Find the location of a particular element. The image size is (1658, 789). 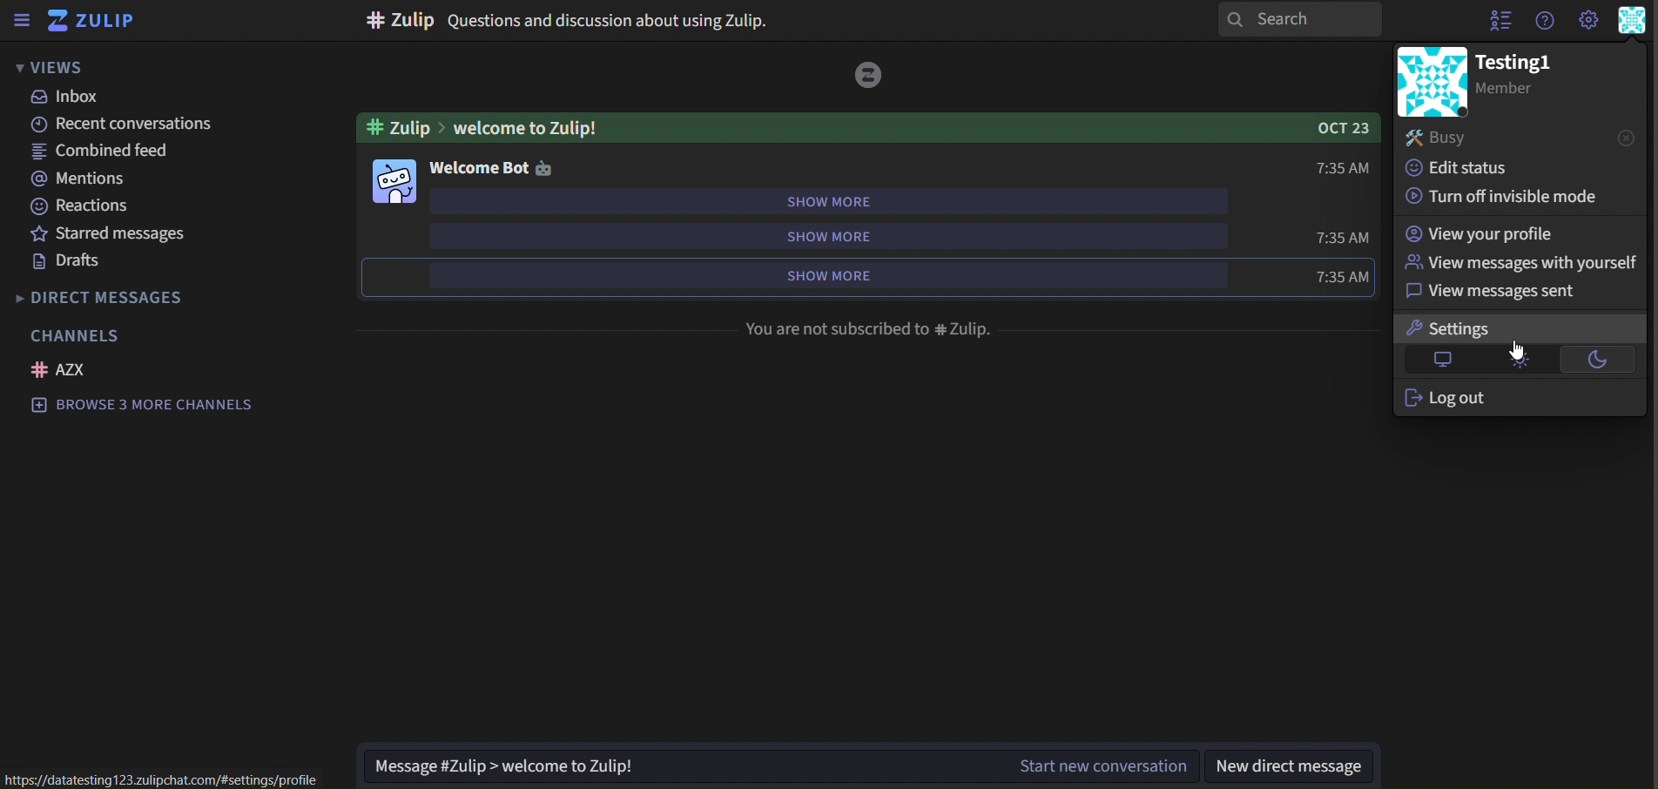

#Zulip>  is located at coordinates (394, 128).